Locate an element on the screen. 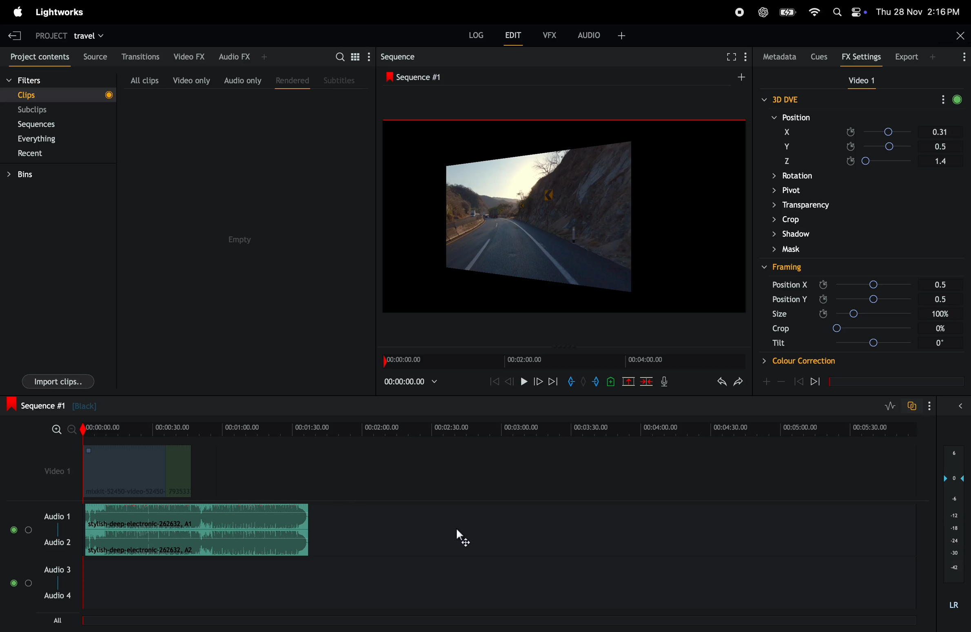 This screenshot has width=971, height=632.  is located at coordinates (783, 267).